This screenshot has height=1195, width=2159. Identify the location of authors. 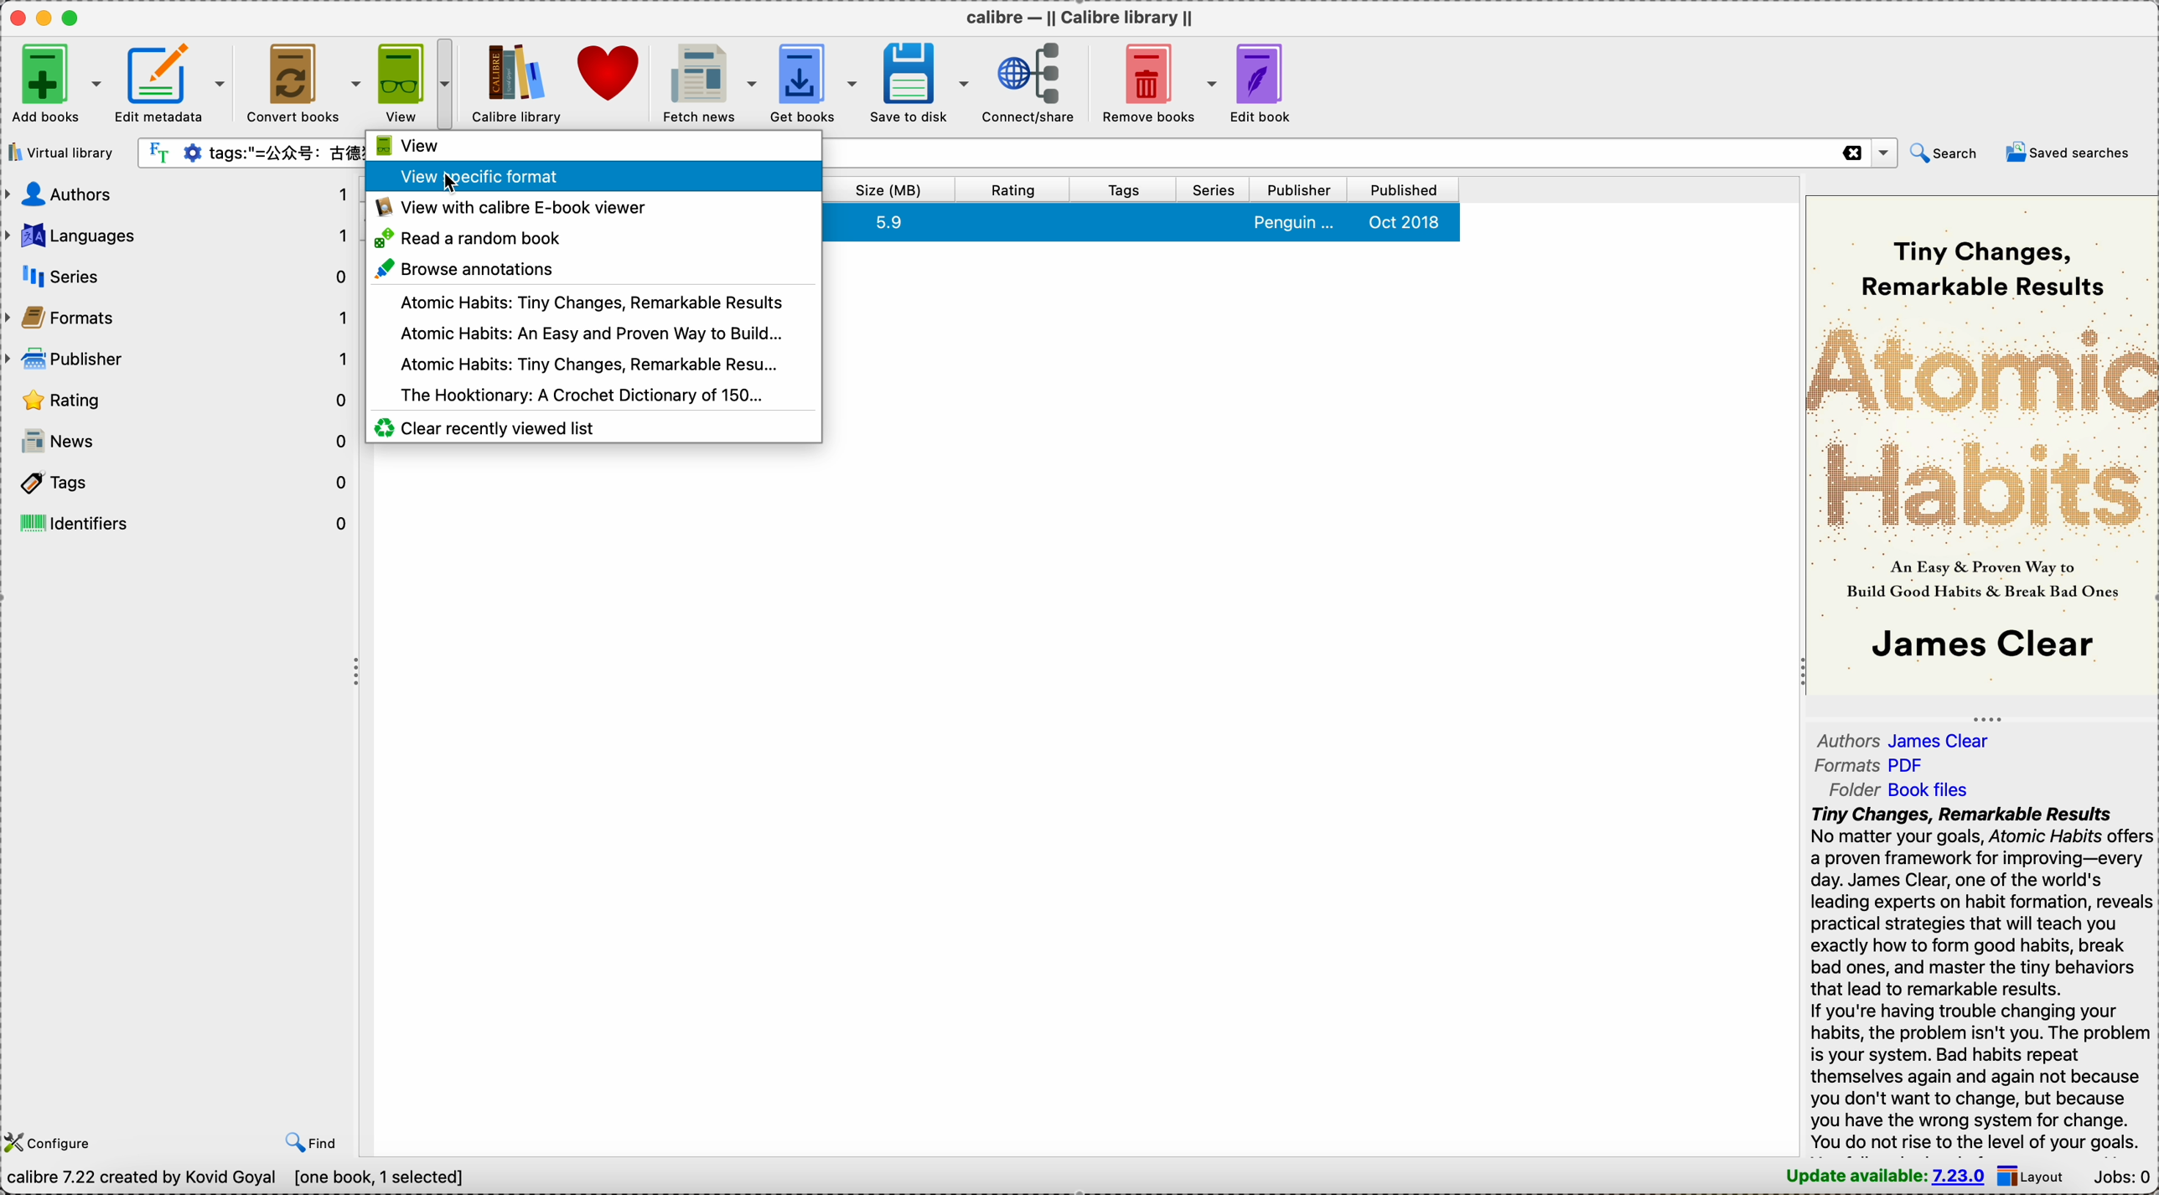
(179, 195).